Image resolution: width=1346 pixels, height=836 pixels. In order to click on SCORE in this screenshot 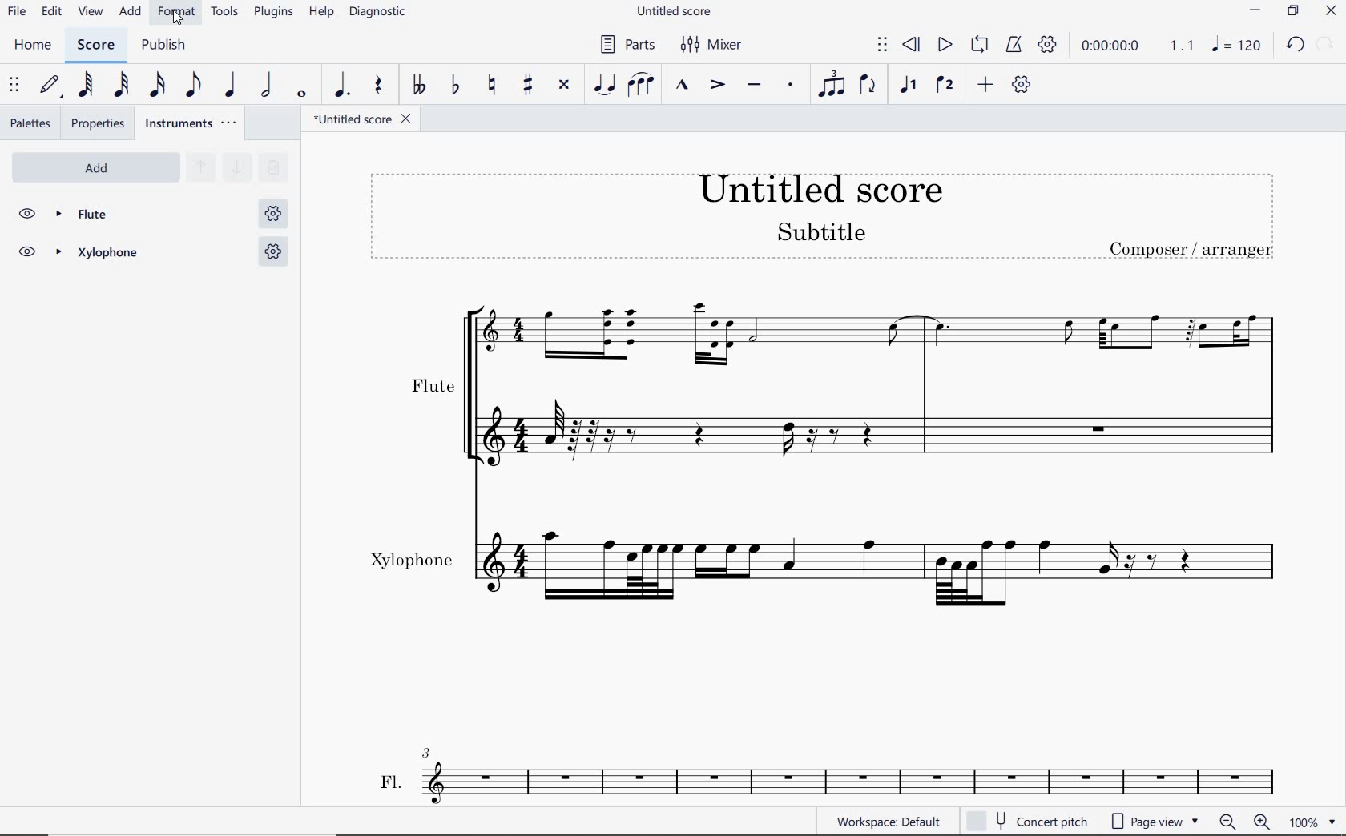, I will do `click(95, 44)`.